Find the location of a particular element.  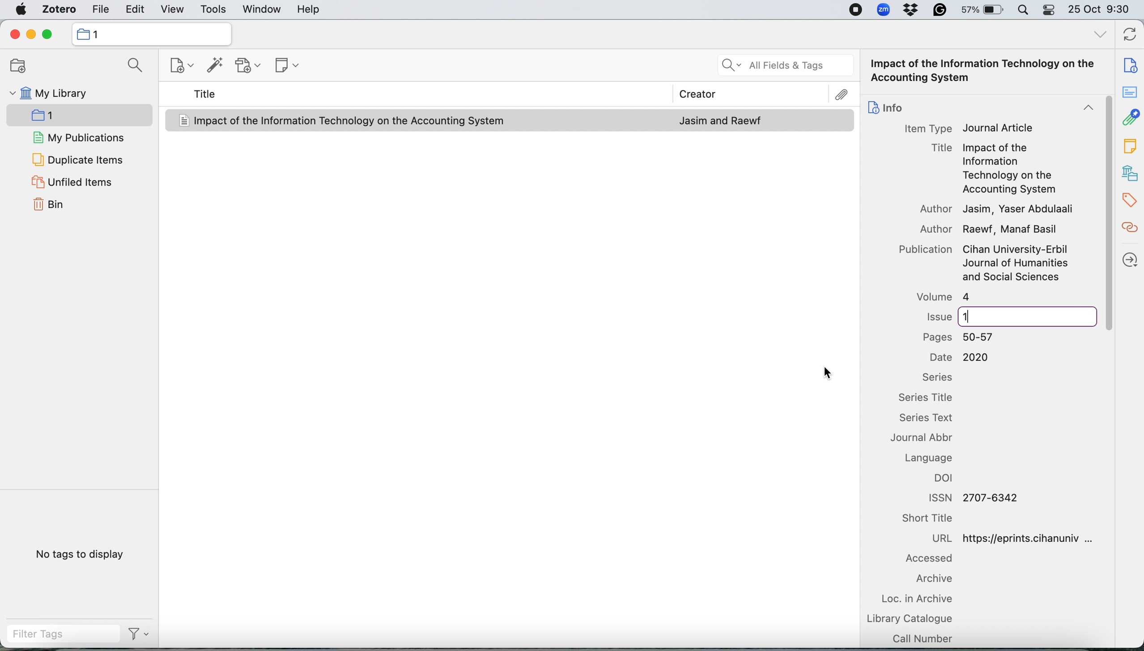

Impact of the Information Technology on the Accounting SYstem is located at coordinates (987, 71).